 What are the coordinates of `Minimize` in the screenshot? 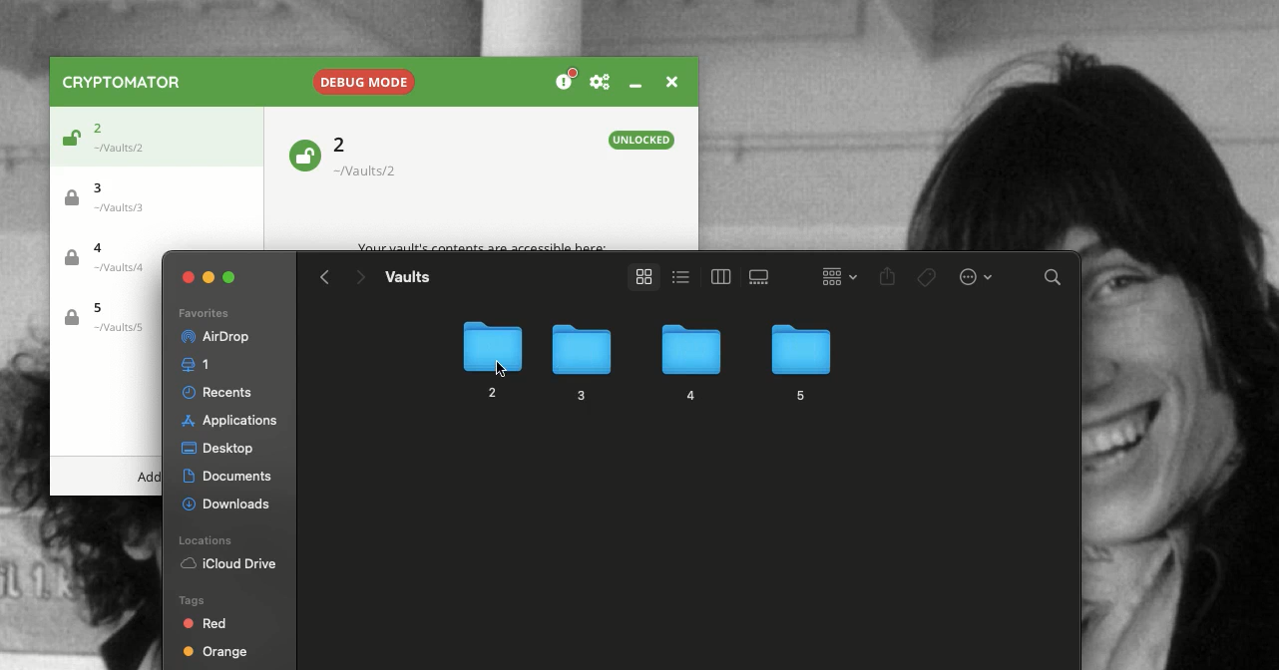 It's located at (210, 275).